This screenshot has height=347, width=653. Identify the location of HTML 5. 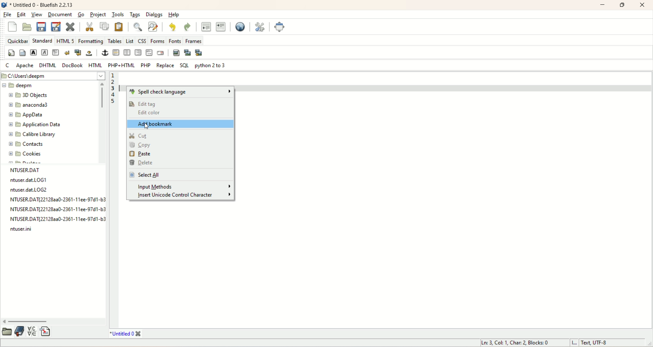
(66, 41).